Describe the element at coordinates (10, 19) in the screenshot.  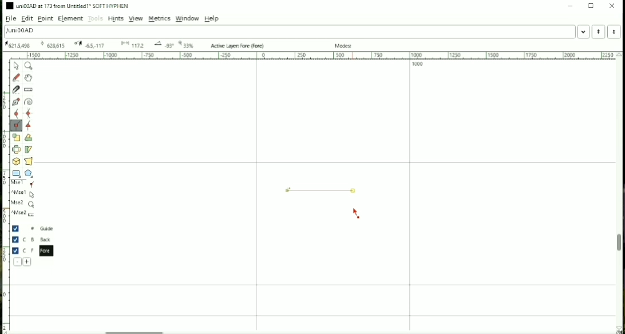
I see `File` at that location.